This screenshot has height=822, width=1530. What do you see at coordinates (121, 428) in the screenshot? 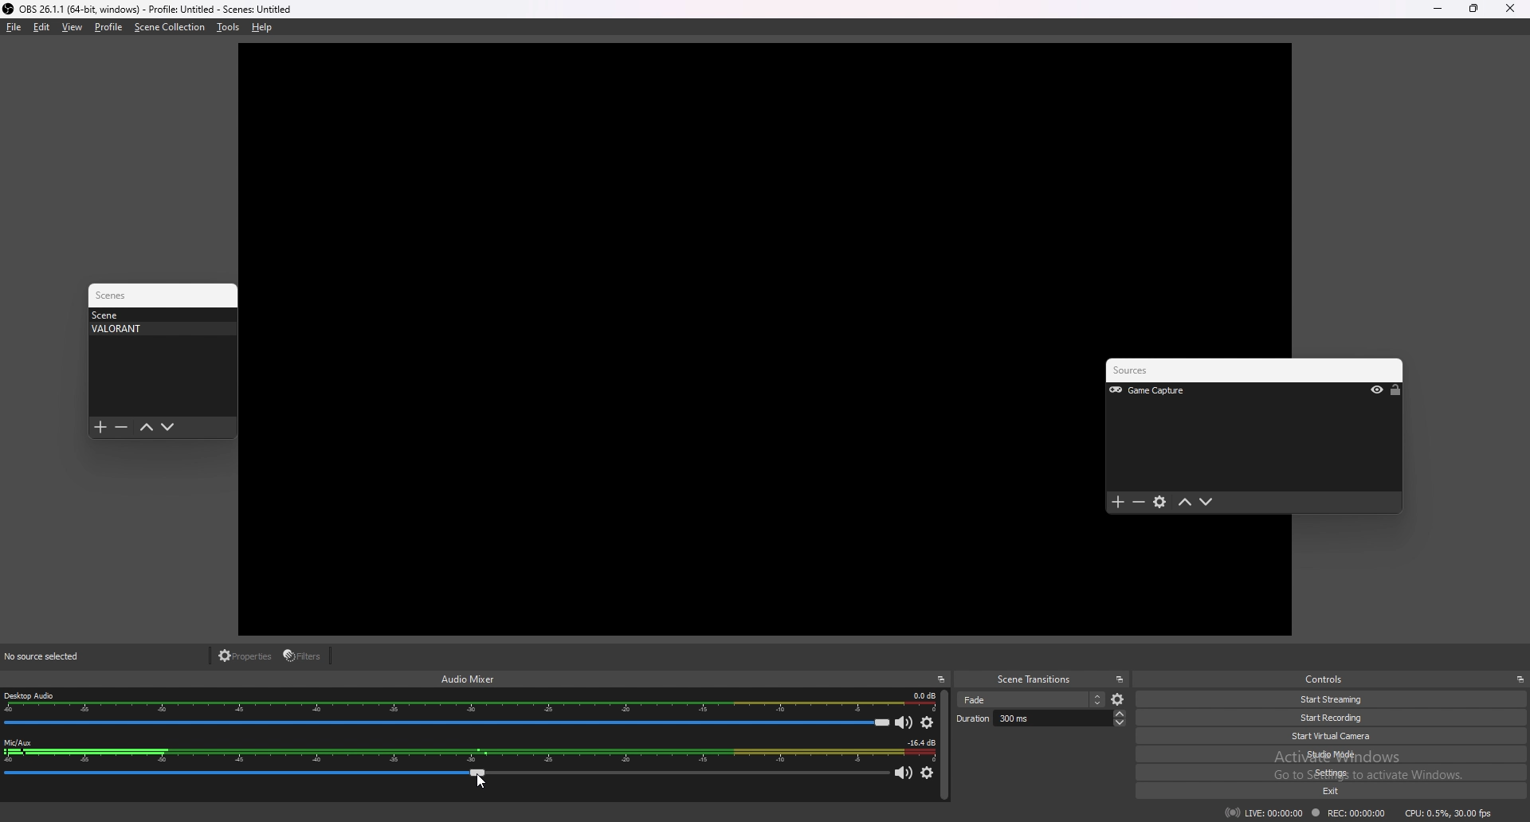
I see `remove` at bounding box center [121, 428].